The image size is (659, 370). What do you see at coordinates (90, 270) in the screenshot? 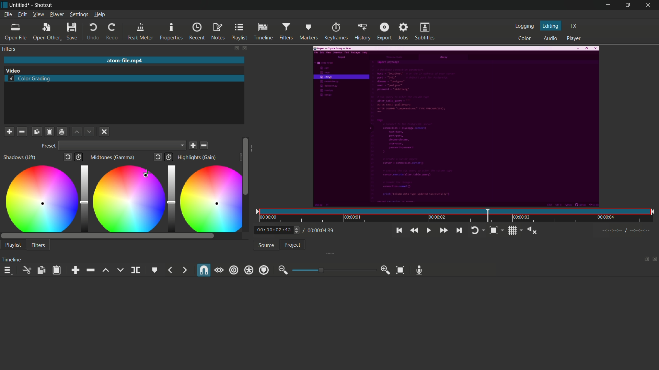
I see `ripple delete` at bounding box center [90, 270].